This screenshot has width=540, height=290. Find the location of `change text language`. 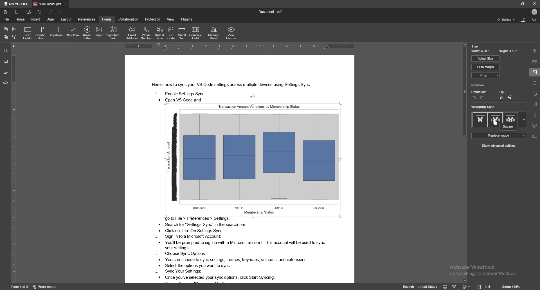

change text language is located at coordinates (421, 286).